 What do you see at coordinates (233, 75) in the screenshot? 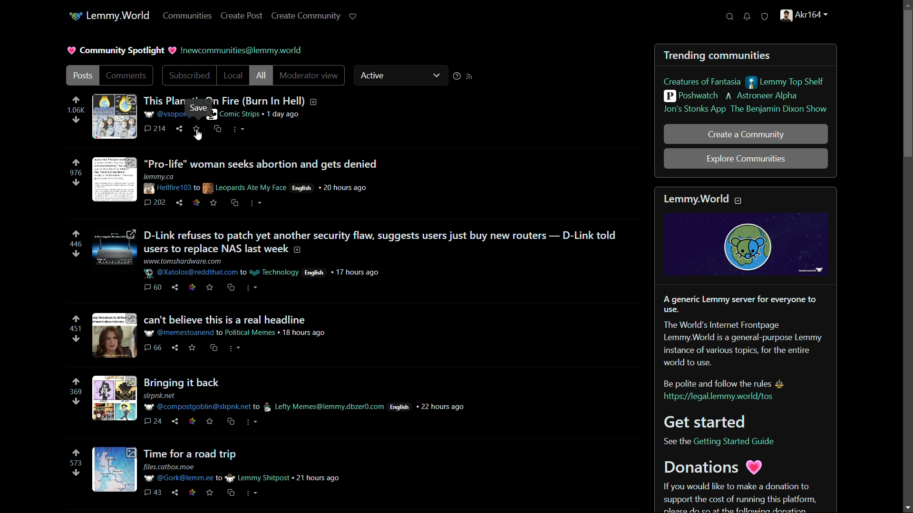
I see `local` at bounding box center [233, 75].